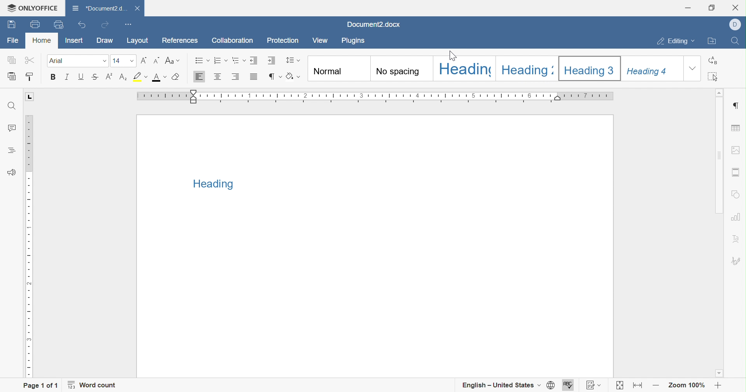 The image size is (746, 392). Describe the element at coordinates (81, 77) in the screenshot. I see `Underline` at that location.